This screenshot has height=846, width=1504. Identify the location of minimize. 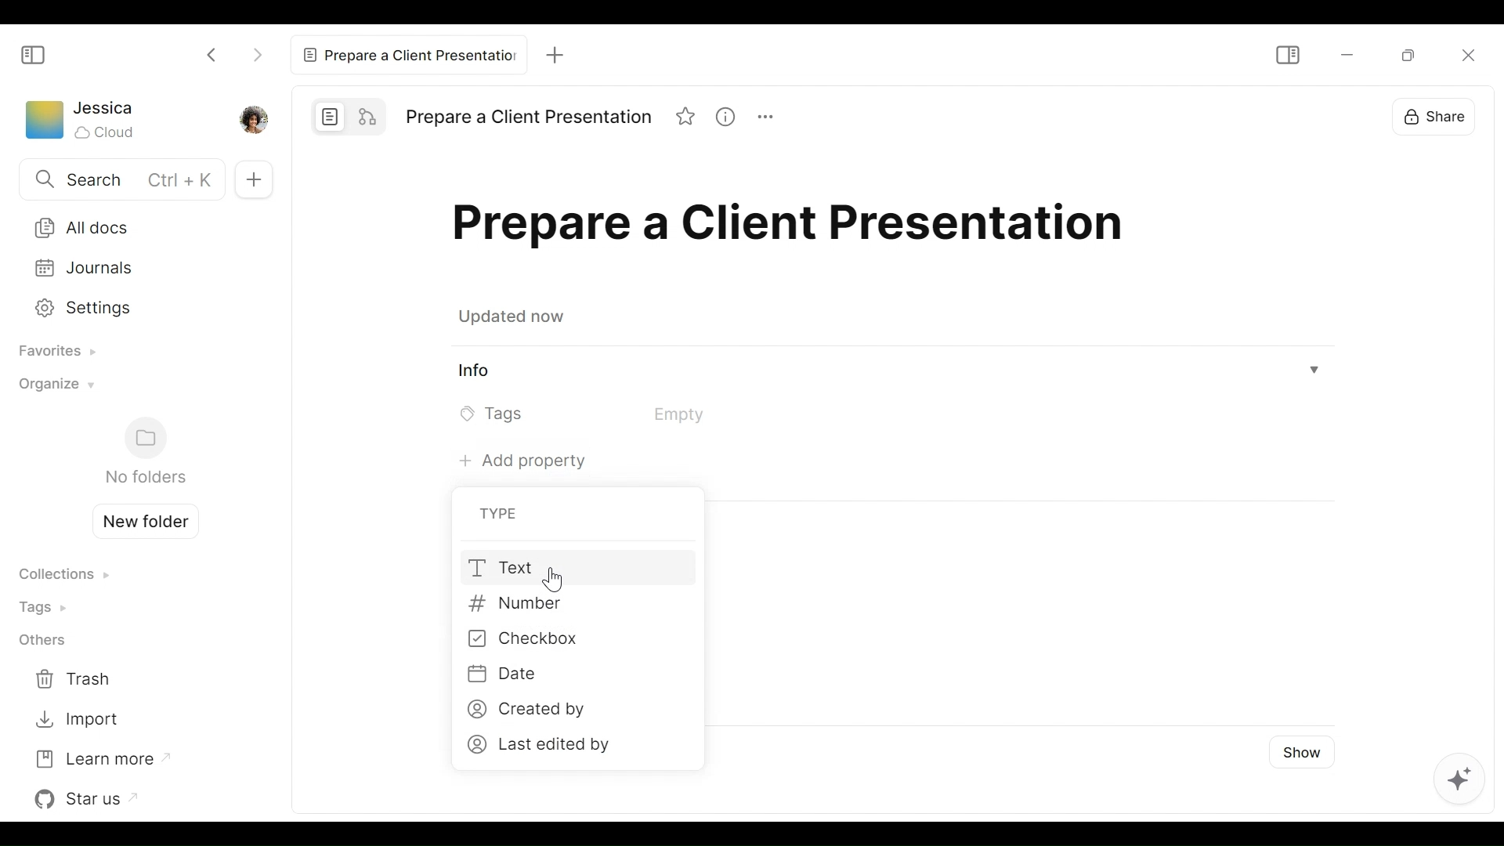
(1345, 56).